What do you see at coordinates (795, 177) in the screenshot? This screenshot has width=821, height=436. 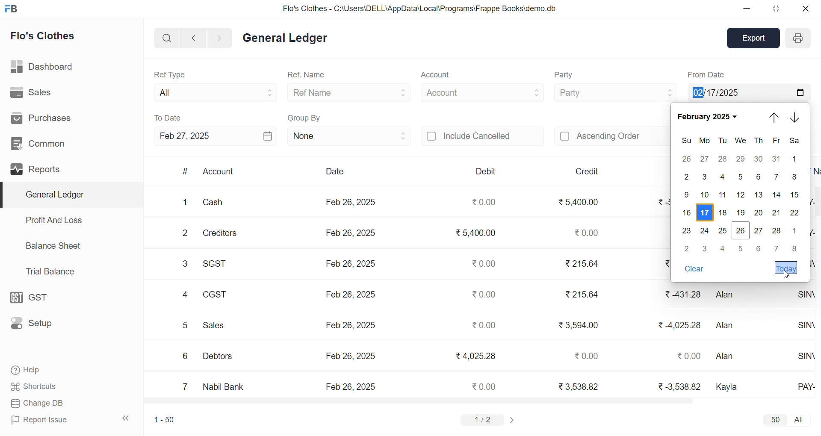 I see `8` at bounding box center [795, 177].